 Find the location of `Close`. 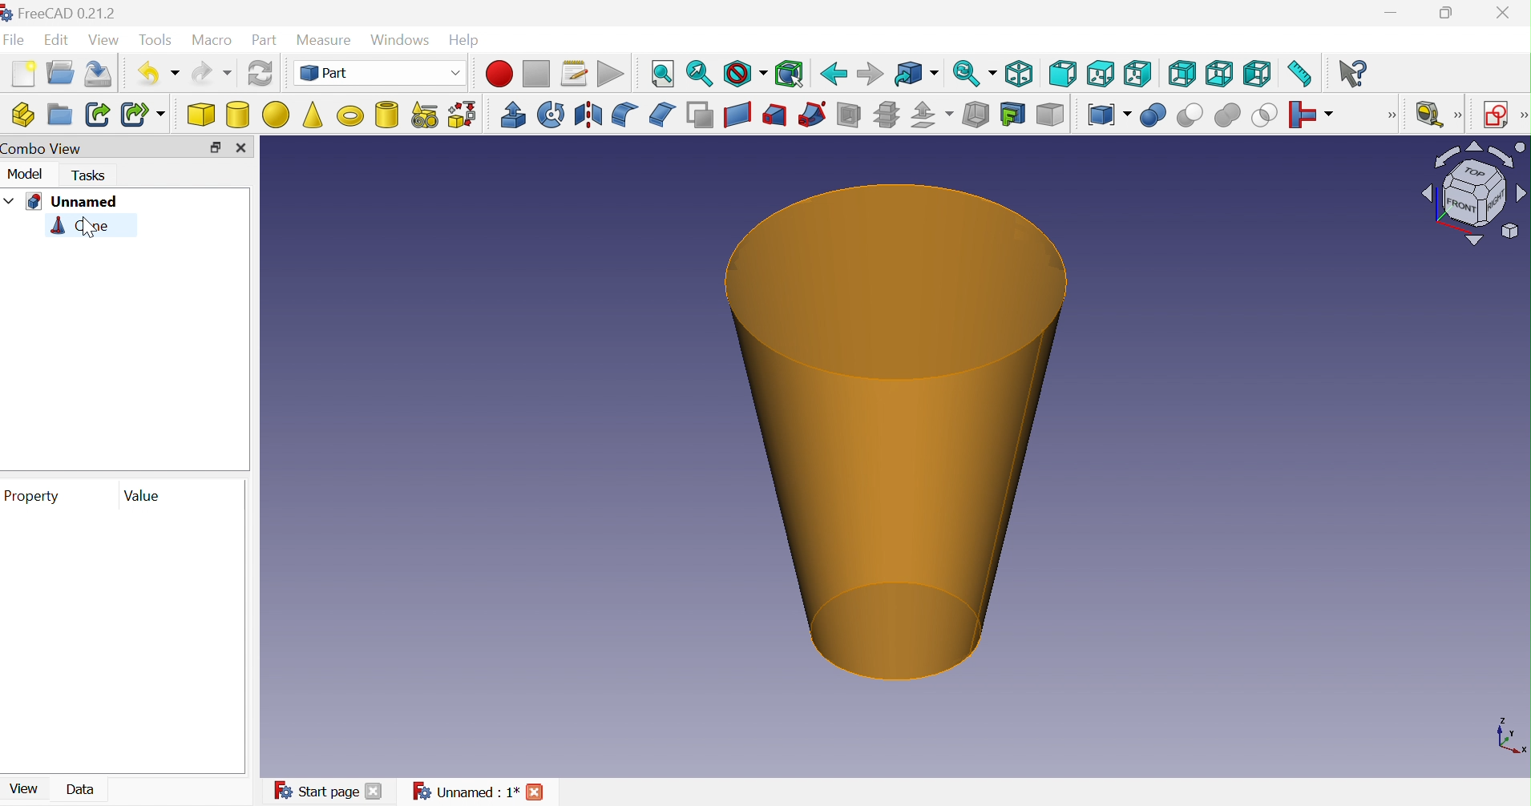

Close is located at coordinates (1505, 11).